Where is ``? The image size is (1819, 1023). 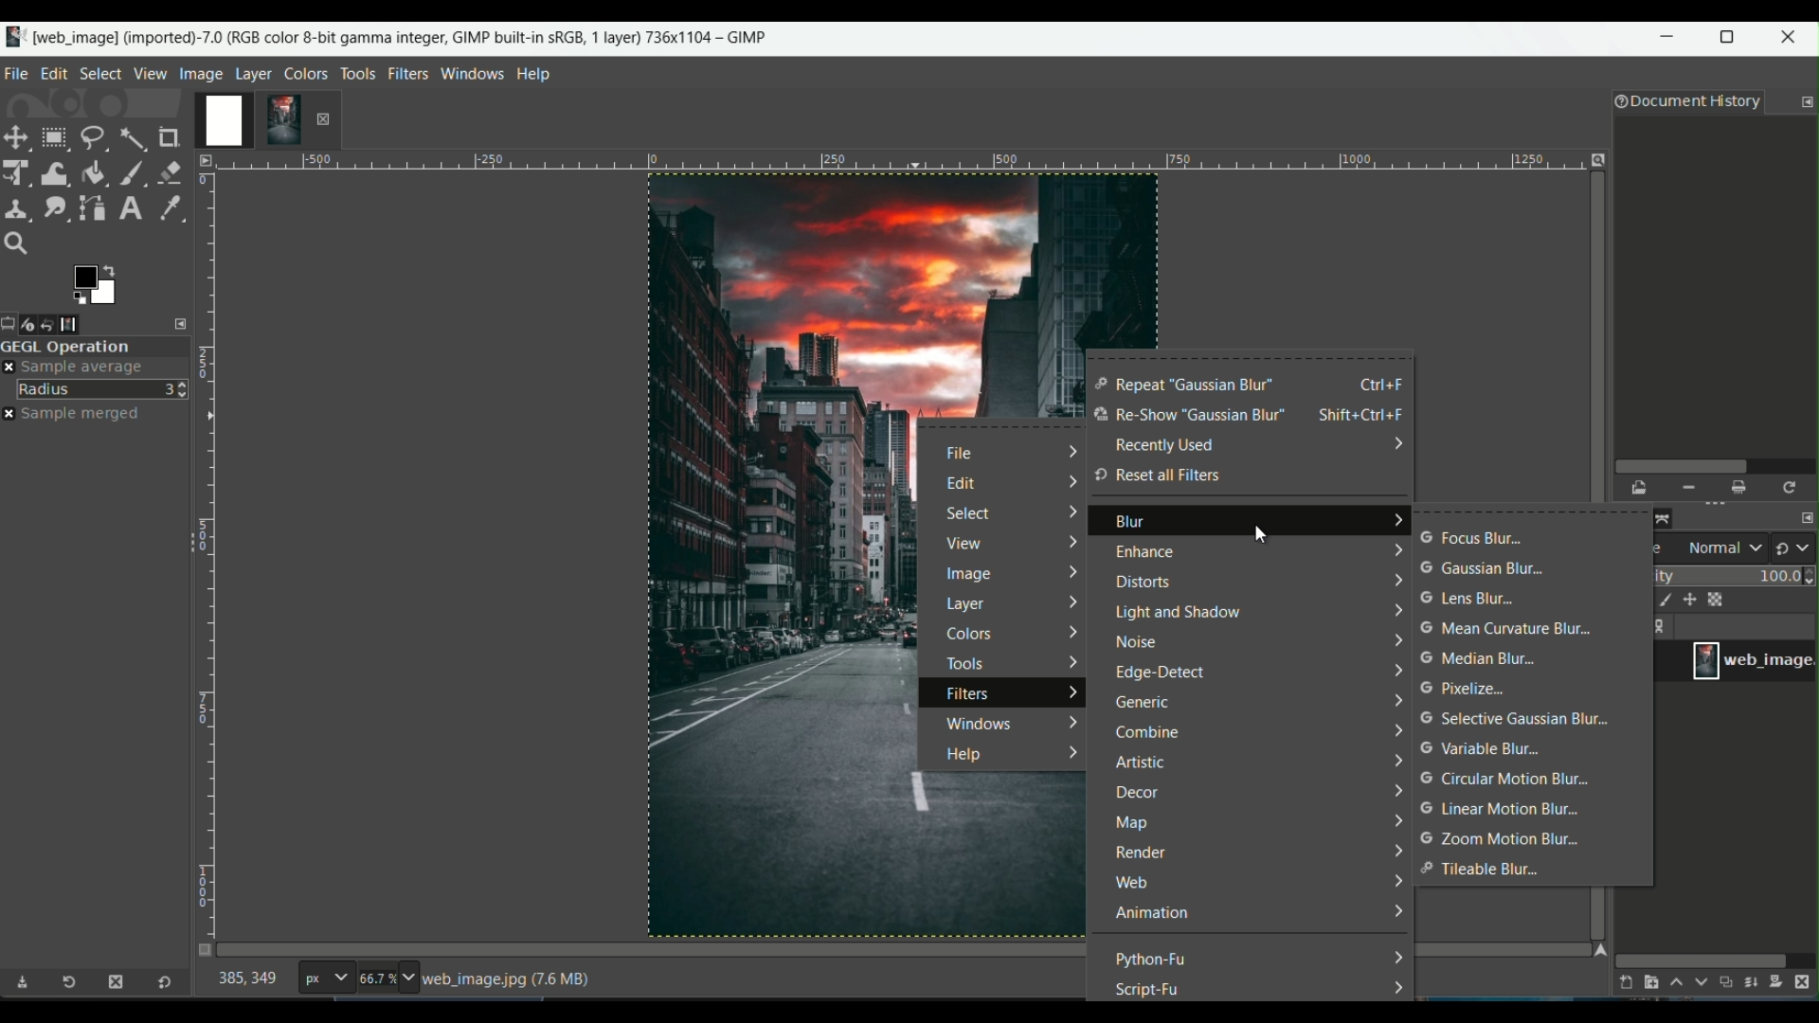
 is located at coordinates (1133, 826).